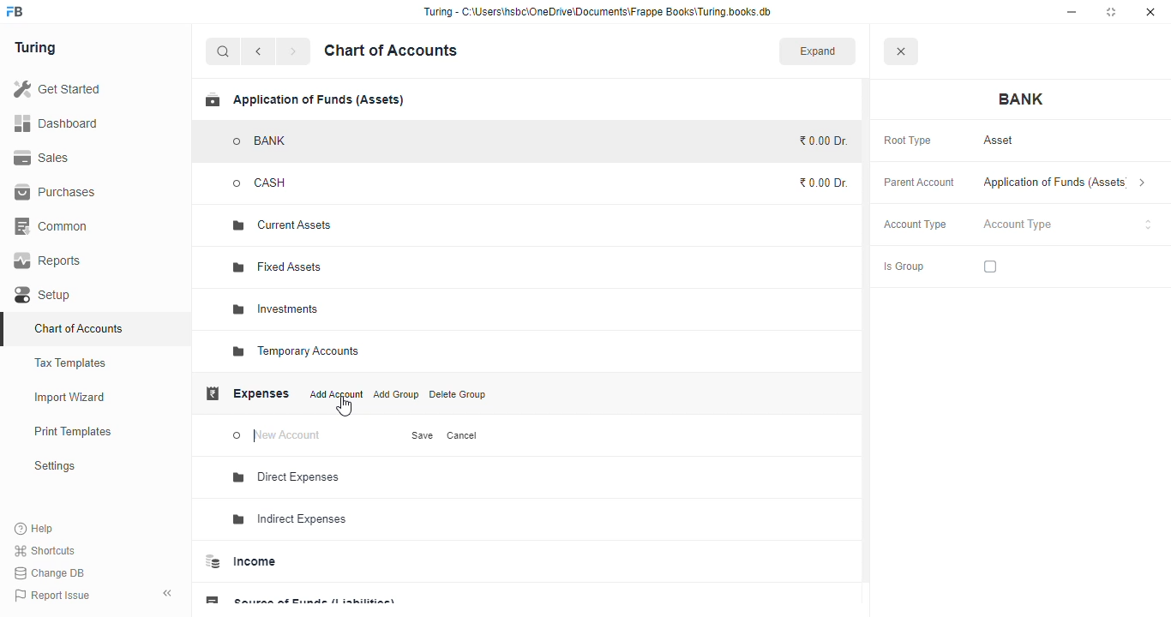  What do you see at coordinates (1068, 225) in the screenshot?
I see `account type` at bounding box center [1068, 225].